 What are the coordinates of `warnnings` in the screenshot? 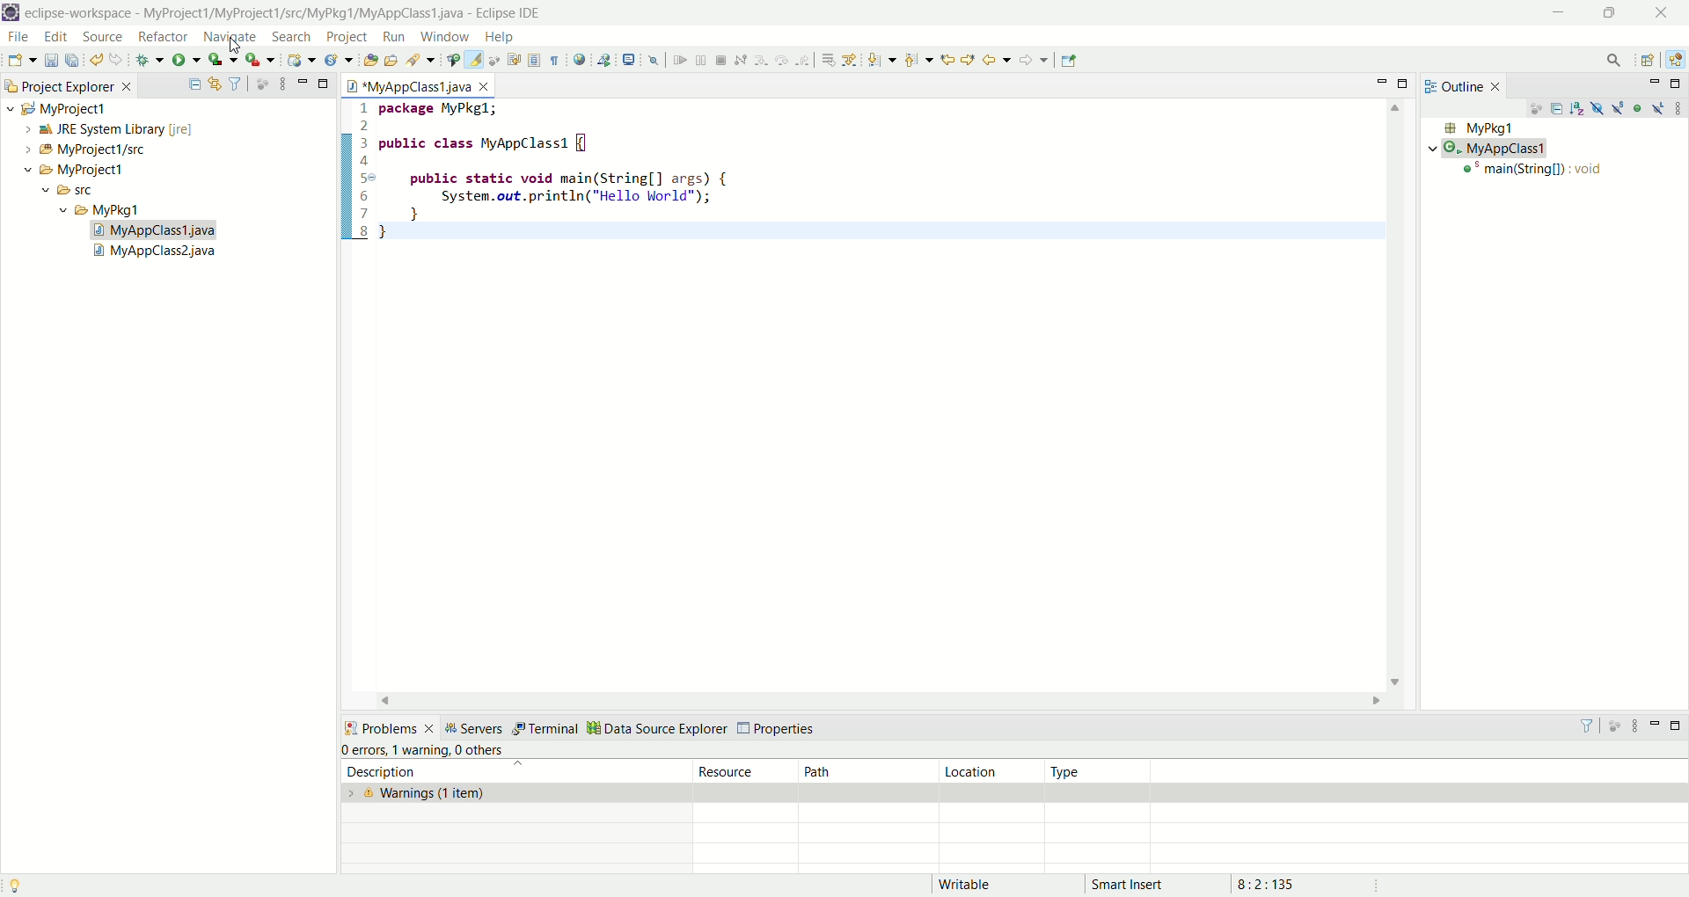 It's located at (516, 793).